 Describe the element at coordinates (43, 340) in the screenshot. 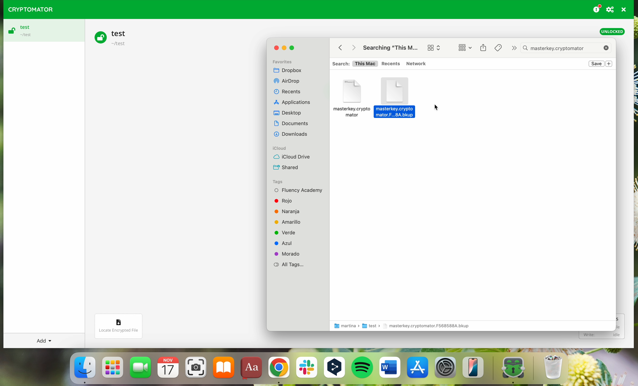

I see `add button` at that location.